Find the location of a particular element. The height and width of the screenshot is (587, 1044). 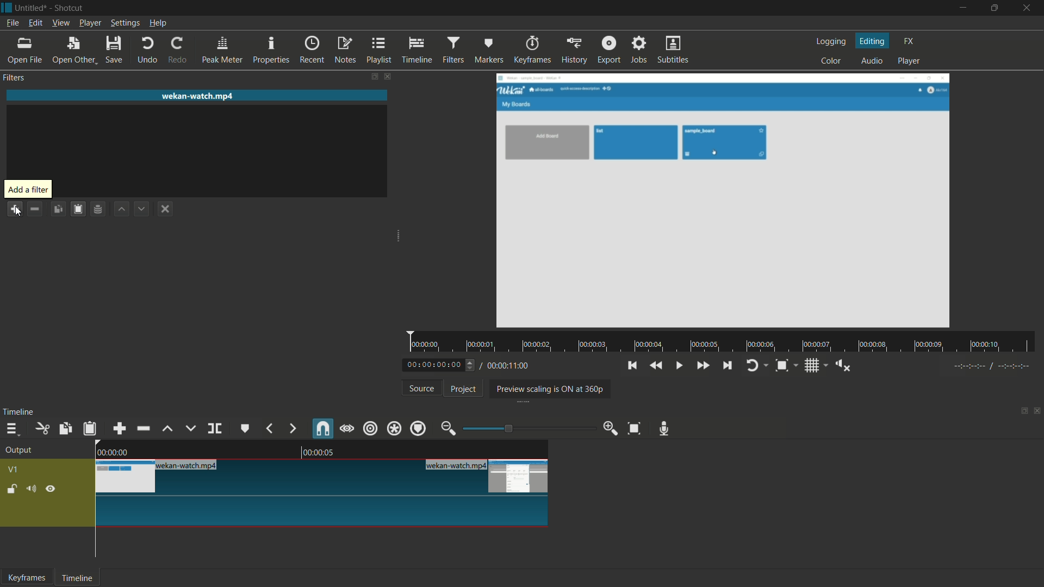

recent is located at coordinates (312, 50).